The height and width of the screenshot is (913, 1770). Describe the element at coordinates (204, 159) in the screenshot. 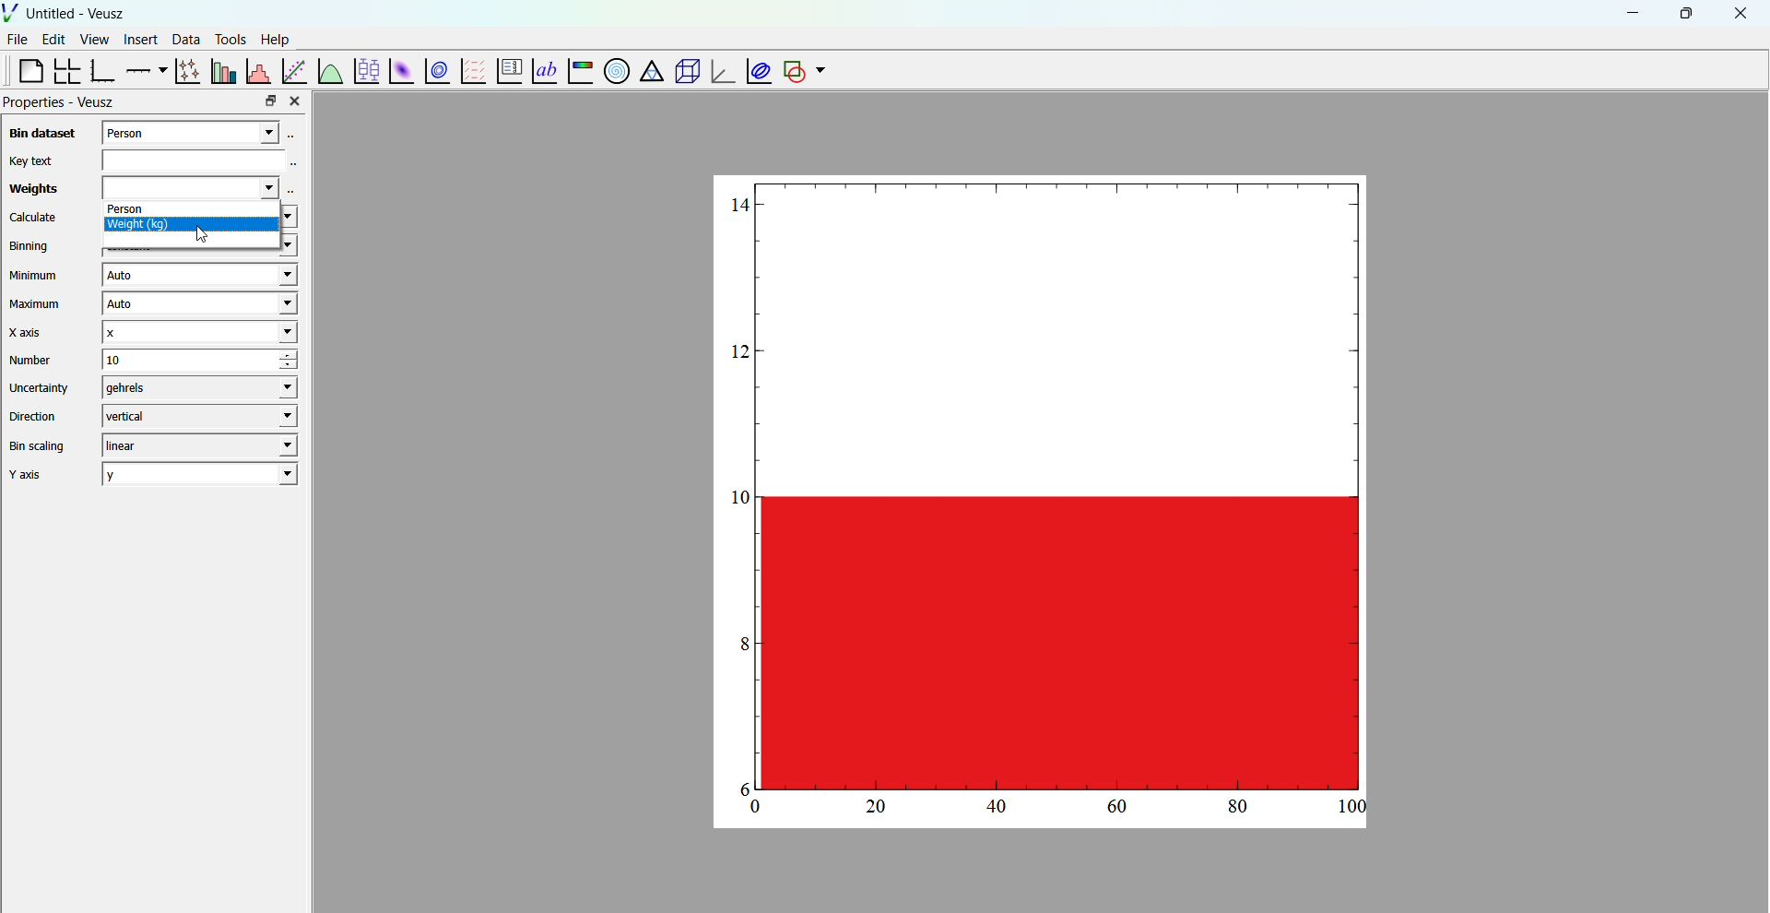

I see `Key Text Area` at that location.